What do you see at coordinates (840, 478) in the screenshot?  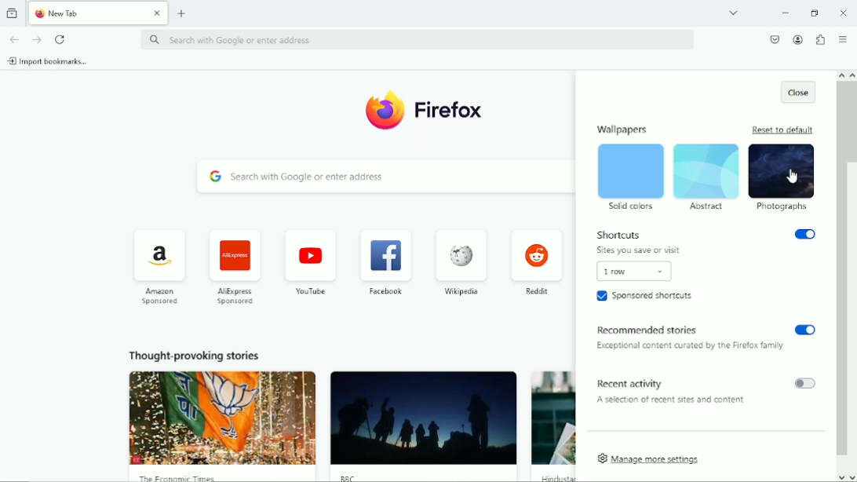 I see `scroll down` at bounding box center [840, 478].